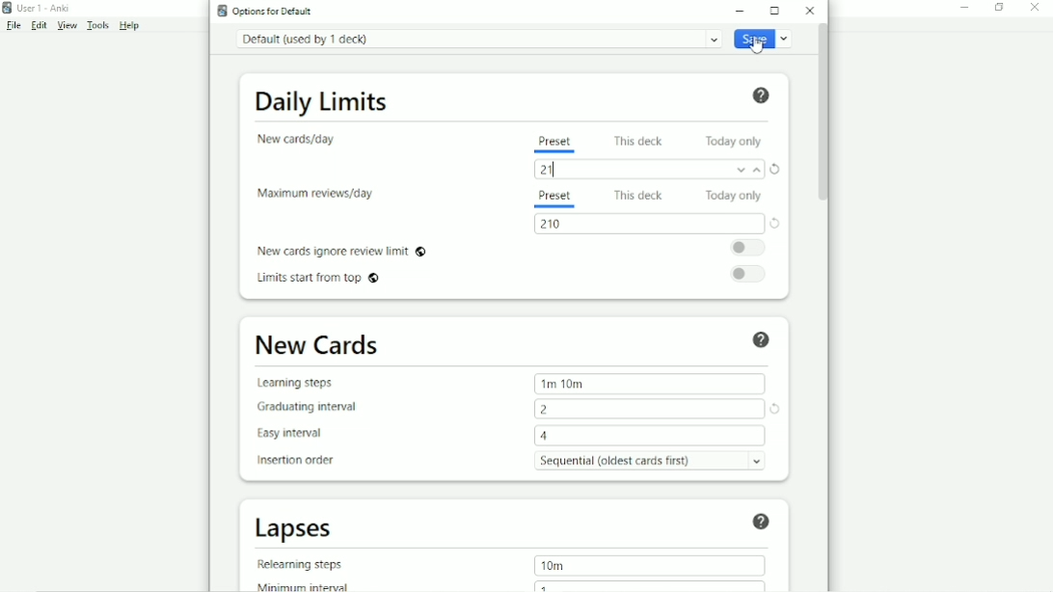  I want to click on Edit, so click(39, 25).